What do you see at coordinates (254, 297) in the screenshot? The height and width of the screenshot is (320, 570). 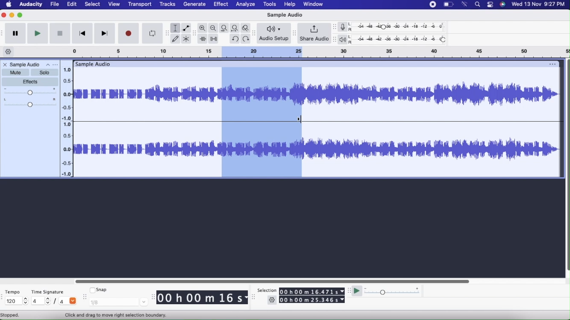 I see `move toolbar` at bounding box center [254, 297].